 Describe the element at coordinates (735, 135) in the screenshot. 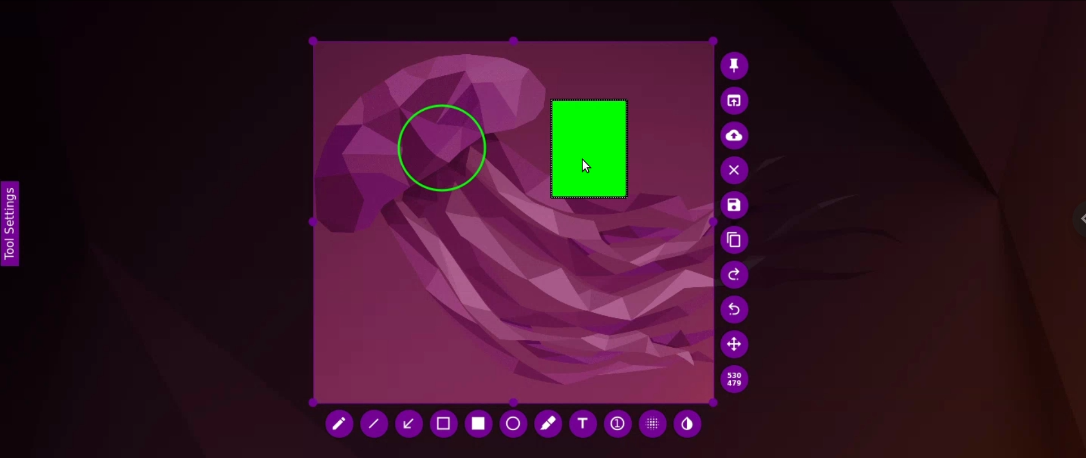

I see `upload` at that location.